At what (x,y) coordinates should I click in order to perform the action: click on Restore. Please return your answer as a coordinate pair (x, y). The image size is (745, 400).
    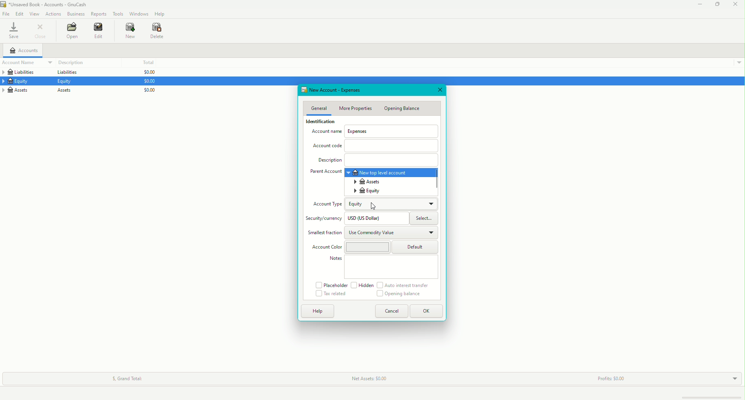
    Looking at the image, I should click on (717, 6).